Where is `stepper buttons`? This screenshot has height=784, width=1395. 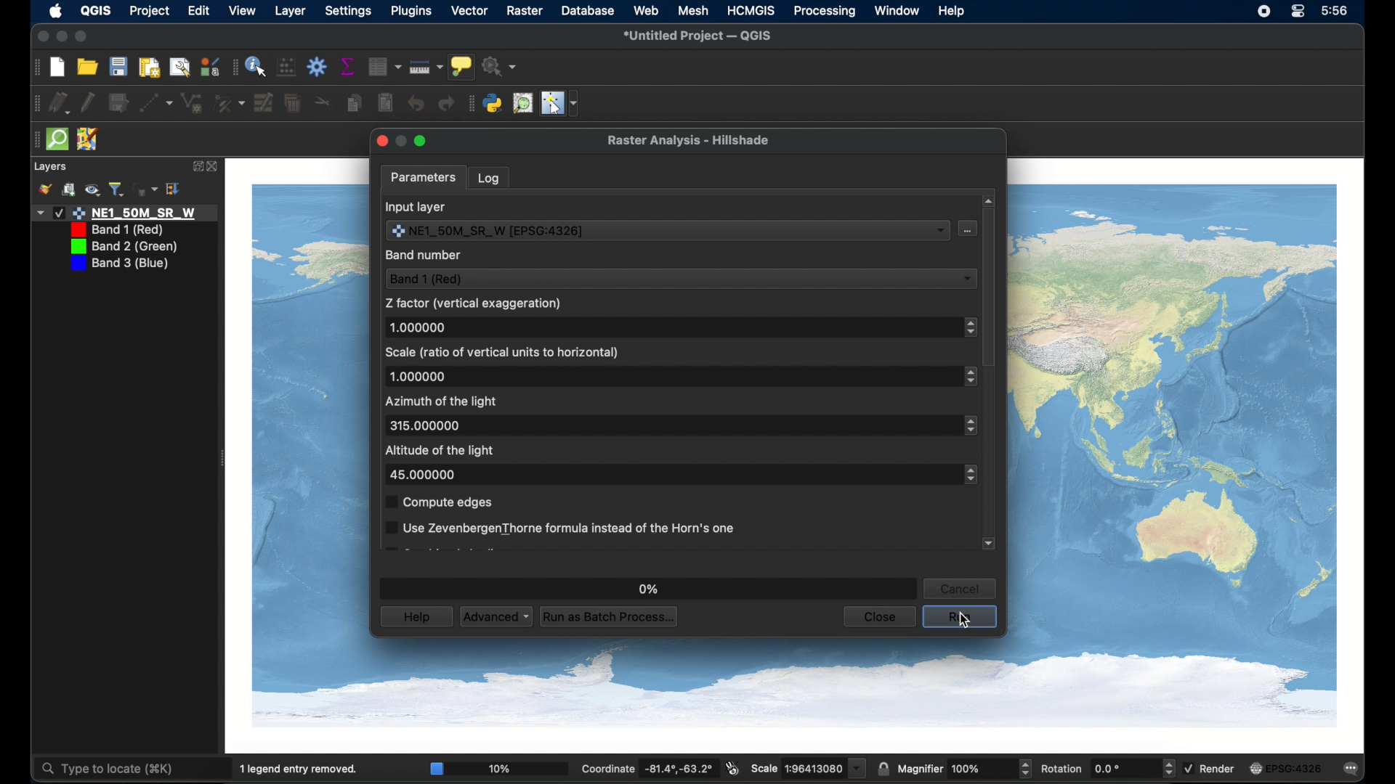 stepper buttons is located at coordinates (969, 475).